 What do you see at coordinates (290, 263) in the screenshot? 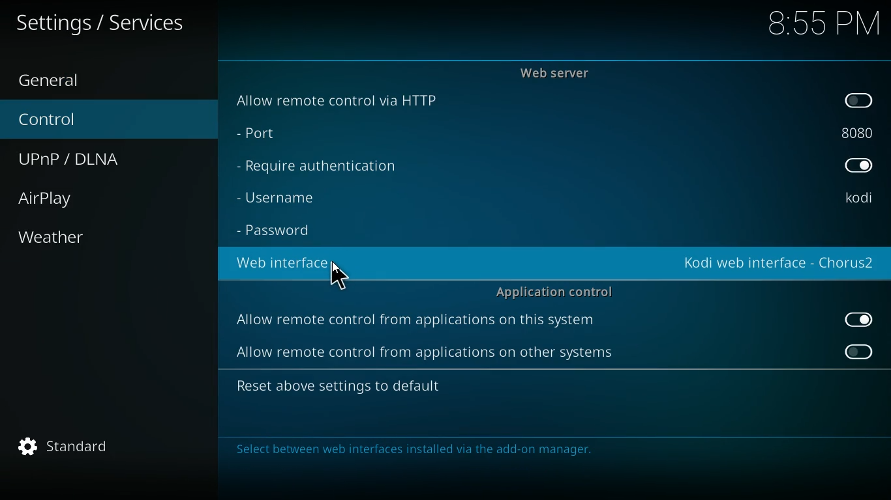
I see `web interface` at bounding box center [290, 263].